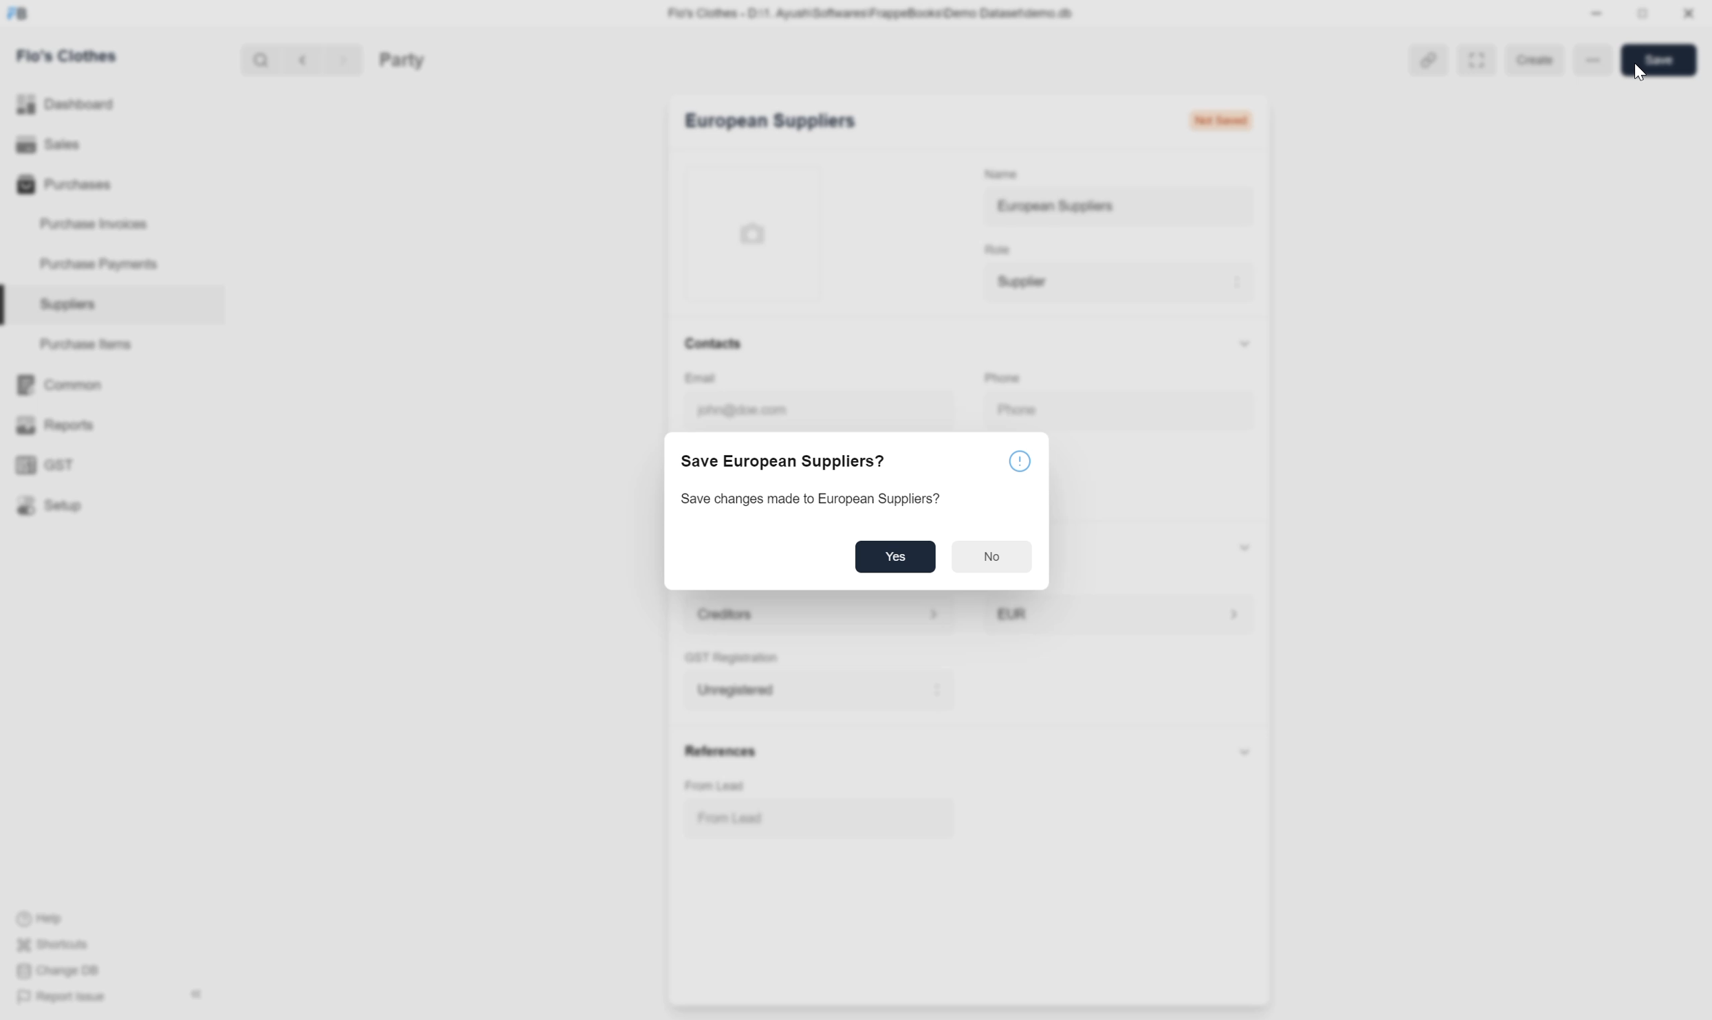  Describe the element at coordinates (736, 408) in the screenshot. I see `john@doe.com` at that location.